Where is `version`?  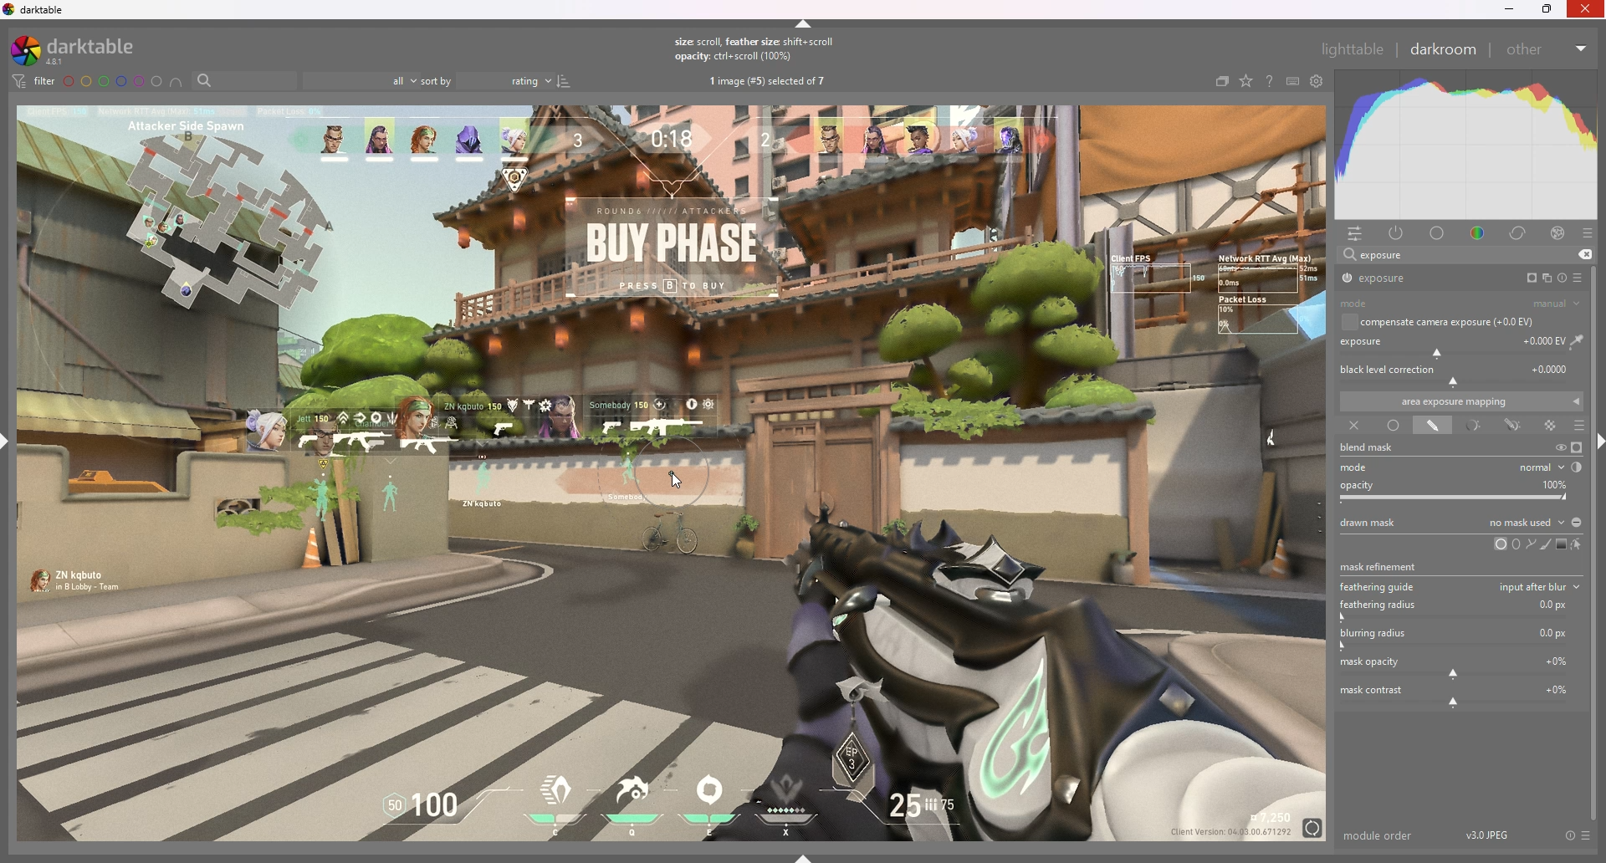
version is located at coordinates (1488, 834).